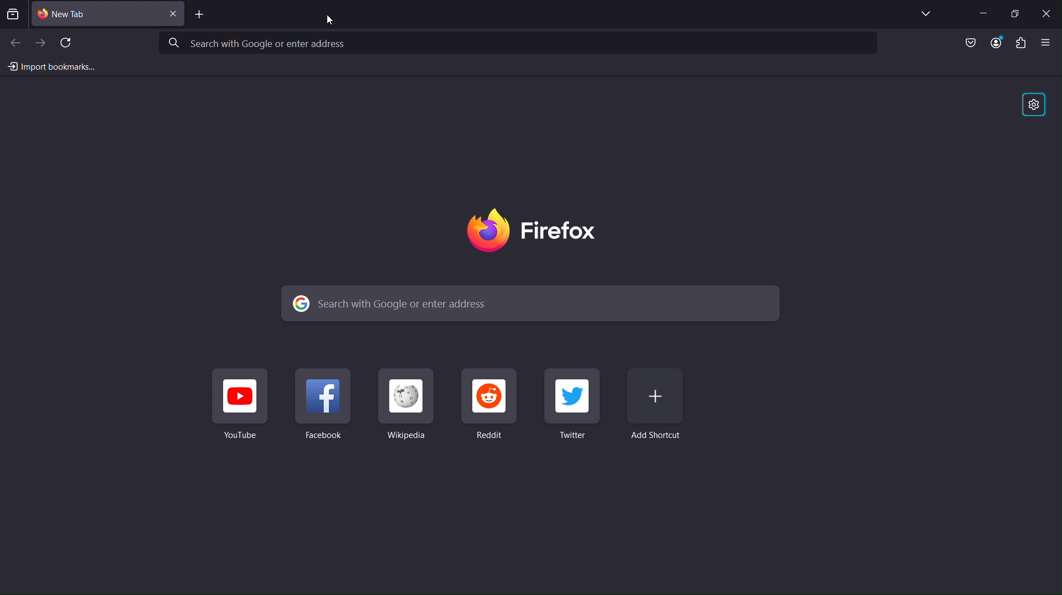 This screenshot has width=1062, height=595. What do you see at coordinates (963, 43) in the screenshot?
I see `Pocket` at bounding box center [963, 43].